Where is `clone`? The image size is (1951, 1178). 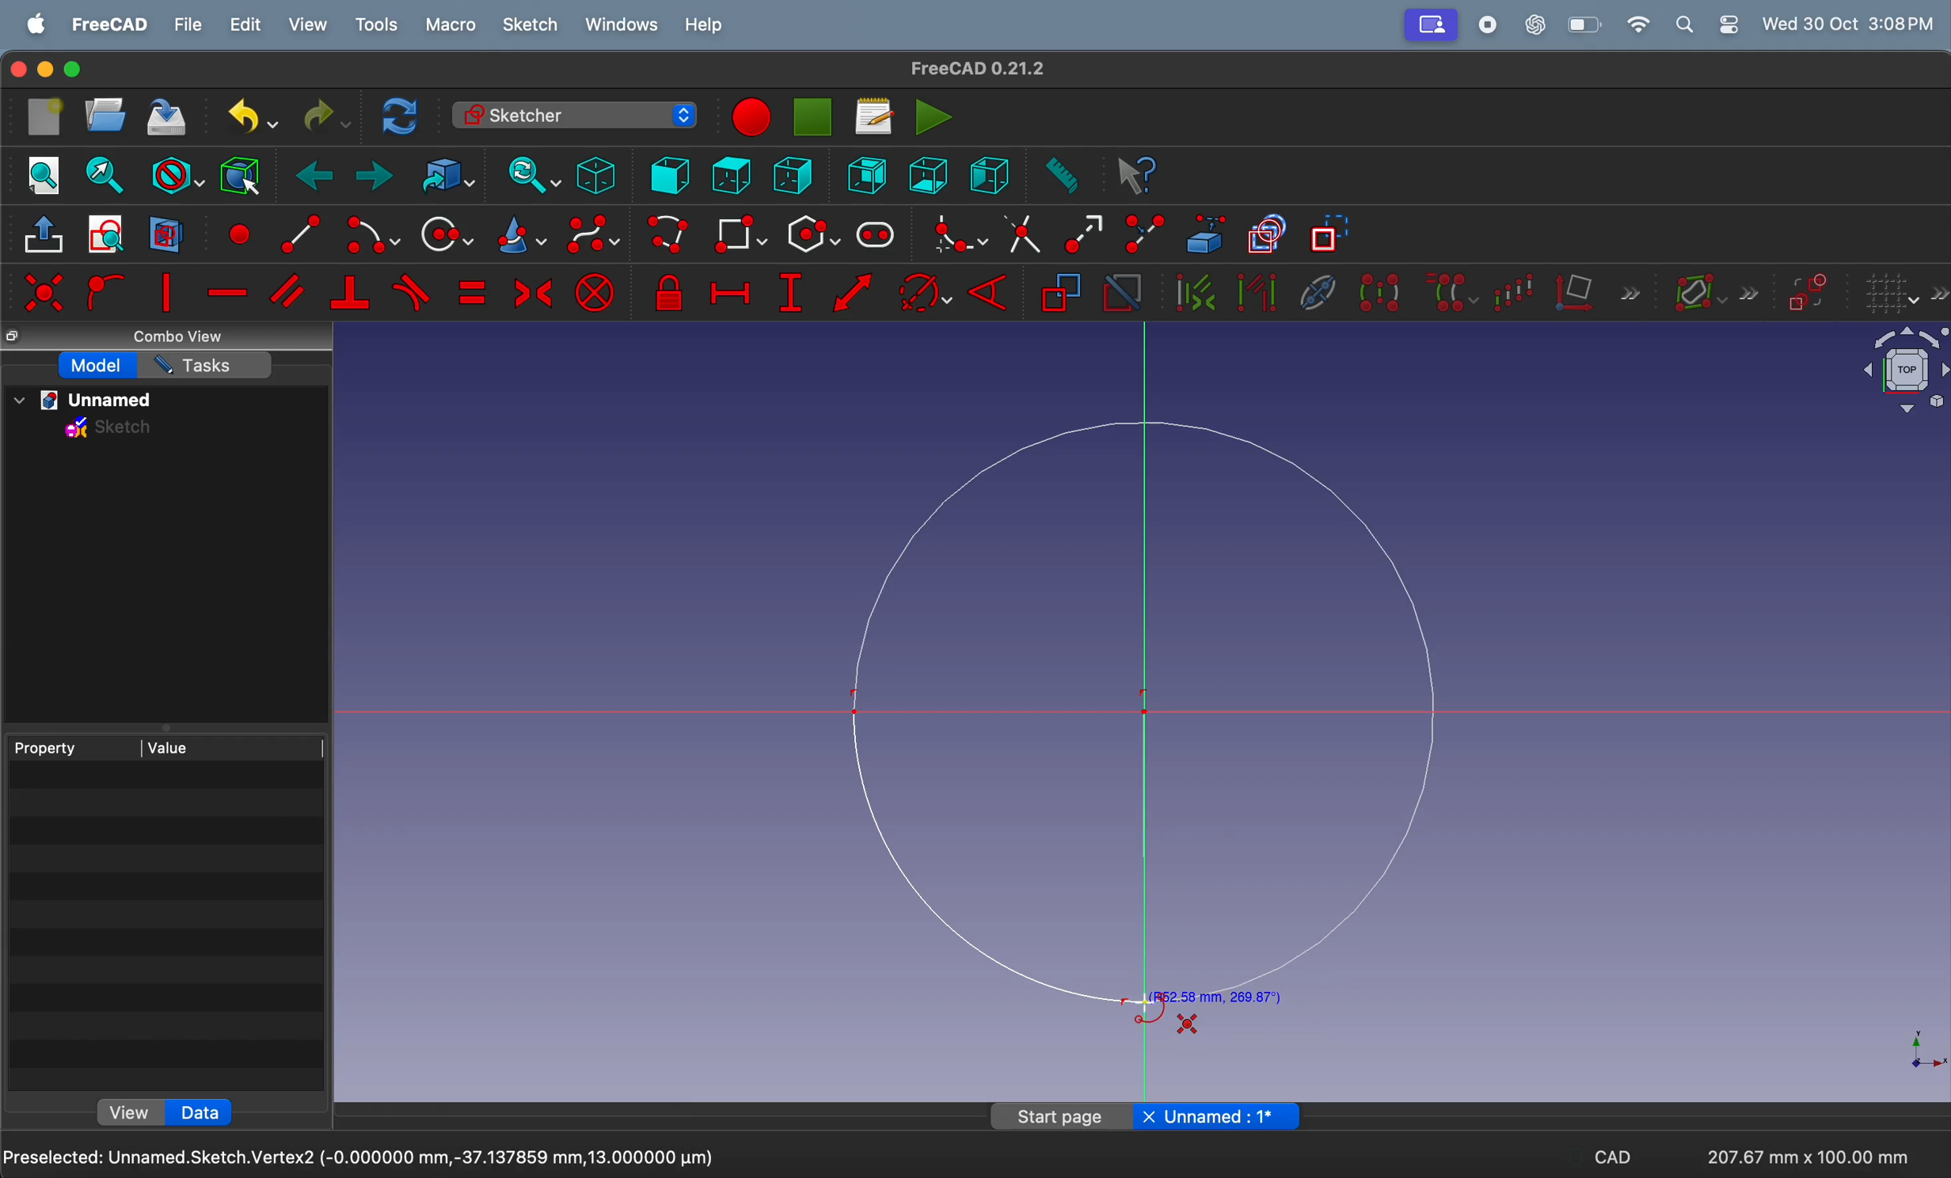 clone is located at coordinates (1451, 291).